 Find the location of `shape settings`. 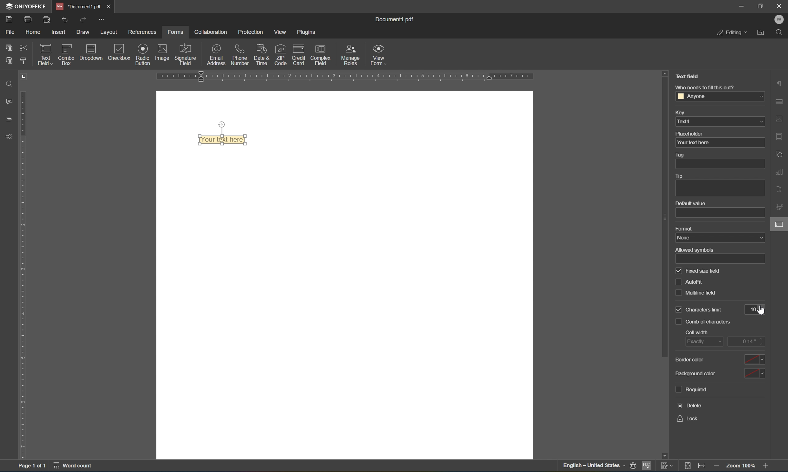

shape settings is located at coordinates (781, 155).